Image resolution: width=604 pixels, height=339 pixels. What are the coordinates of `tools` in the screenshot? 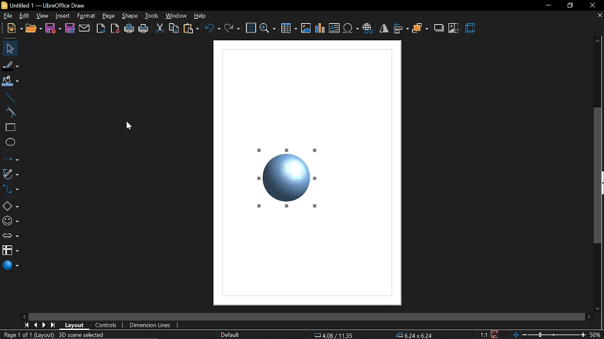 It's located at (152, 16).